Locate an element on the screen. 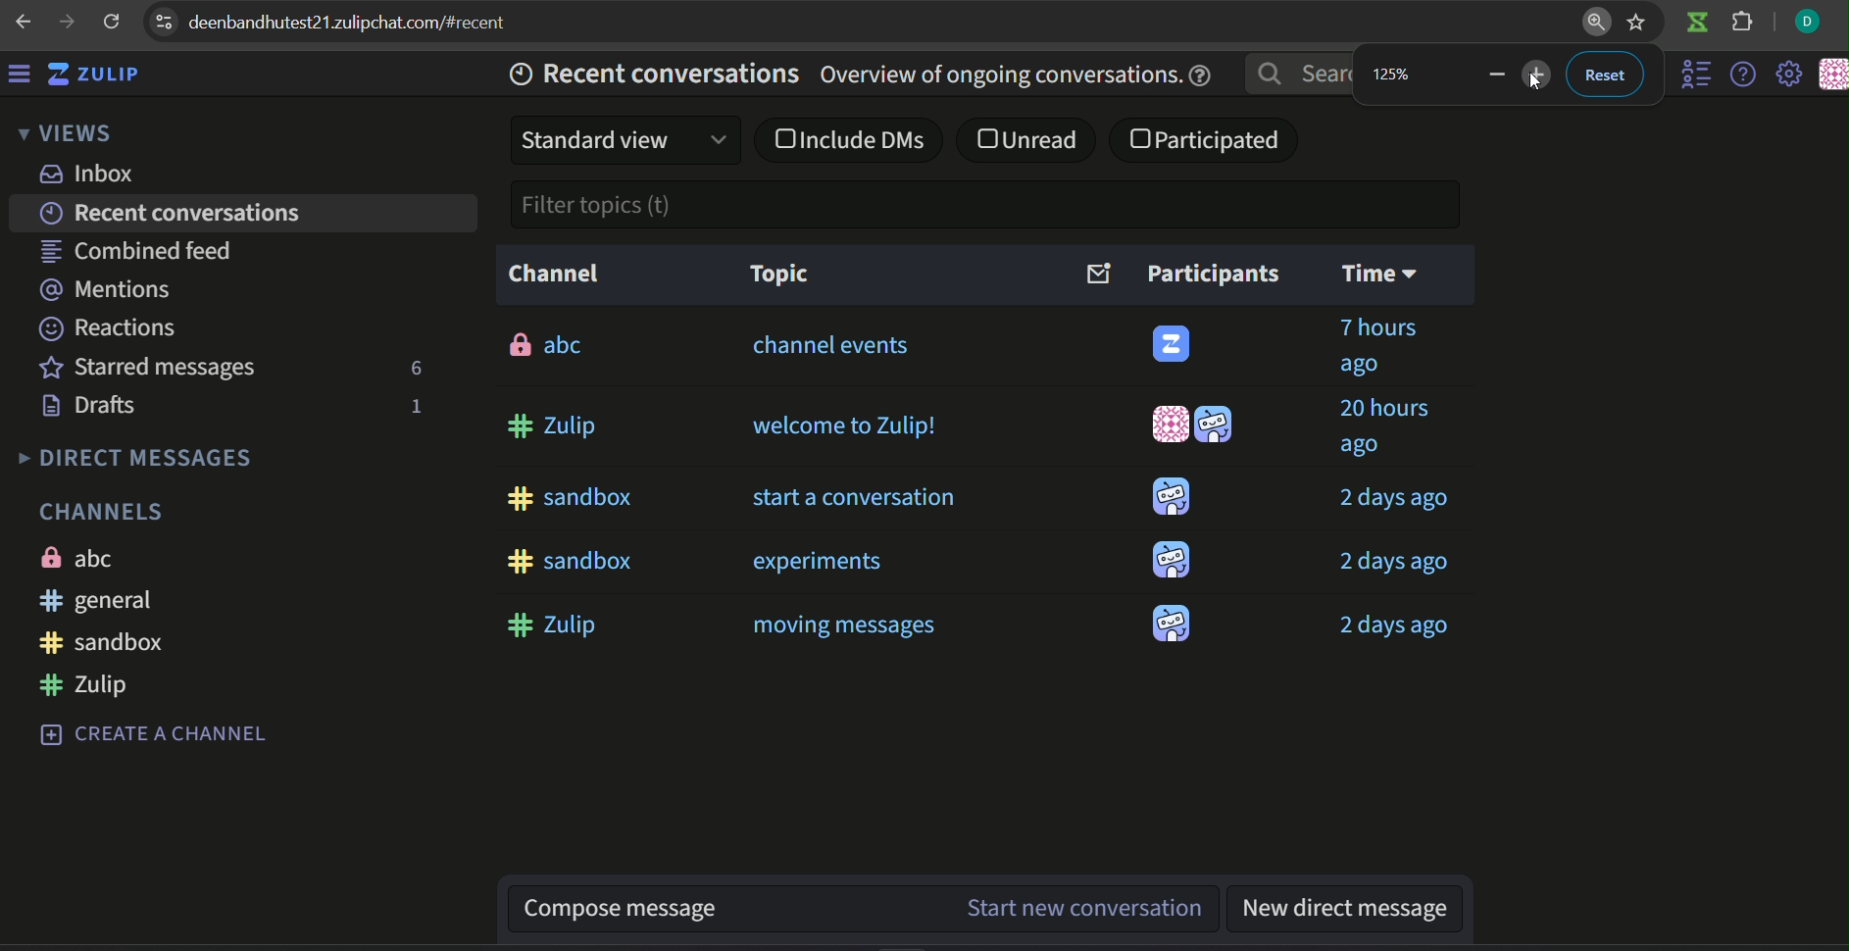 This screenshot has height=951, width=1849. options is located at coordinates (1687, 75).